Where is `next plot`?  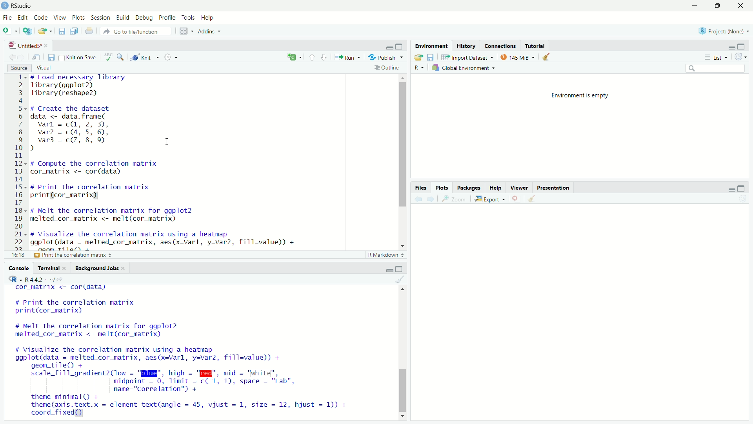 next plot is located at coordinates (431, 199).